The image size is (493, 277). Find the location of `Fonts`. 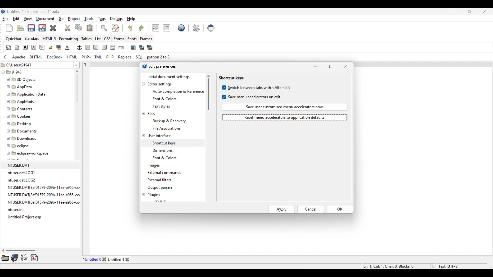

Fonts is located at coordinates (132, 38).